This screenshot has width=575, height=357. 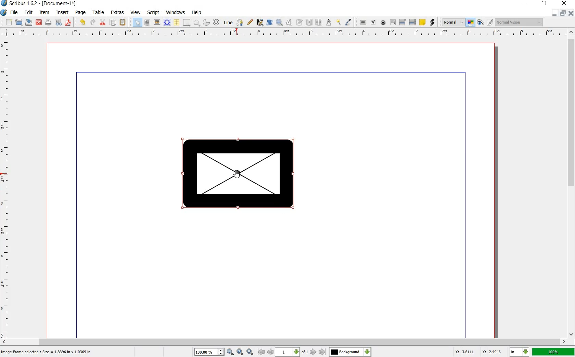 What do you see at coordinates (519, 23) in the screenshot?
I see `visual appearance of the display` at bounding box center [519, 23].